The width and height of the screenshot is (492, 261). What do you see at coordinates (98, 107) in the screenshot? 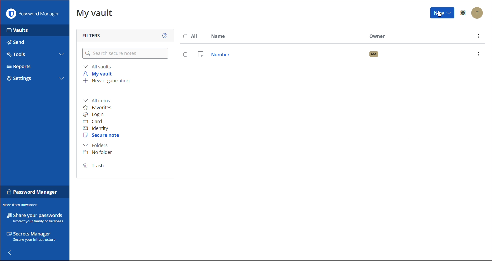
I see `Favorites` at bounding box center [98, 107].